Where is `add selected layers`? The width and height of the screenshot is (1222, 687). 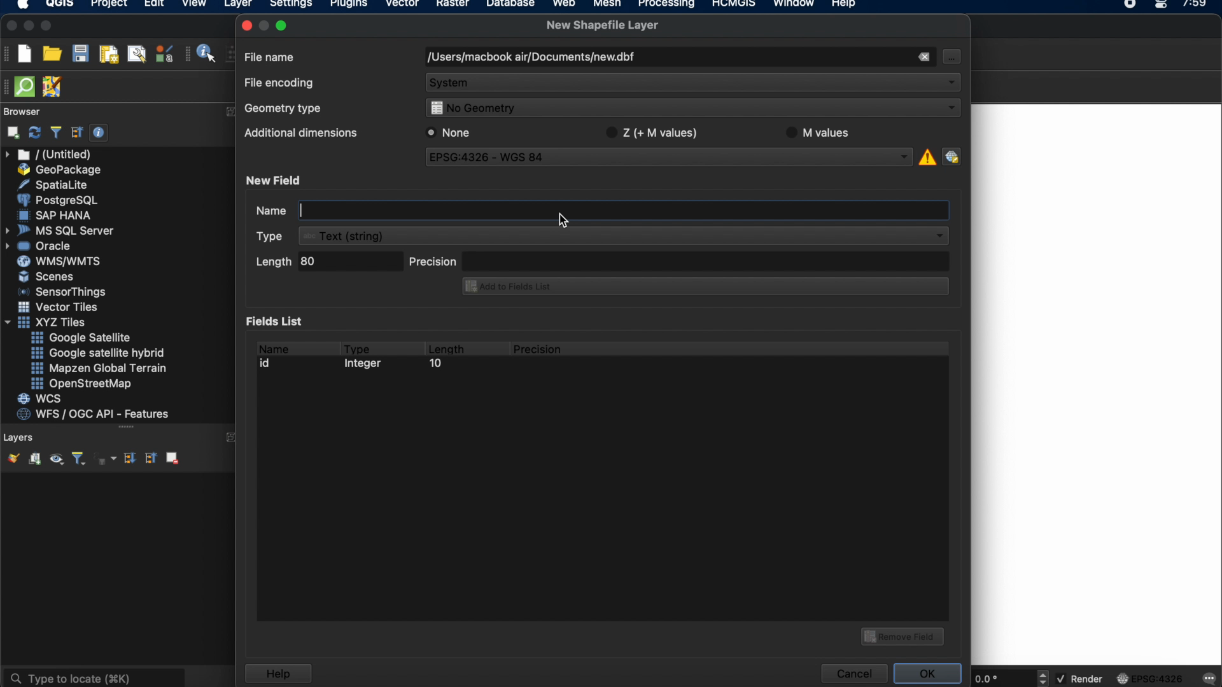
add selected layers is located at coordinates (11, 132).